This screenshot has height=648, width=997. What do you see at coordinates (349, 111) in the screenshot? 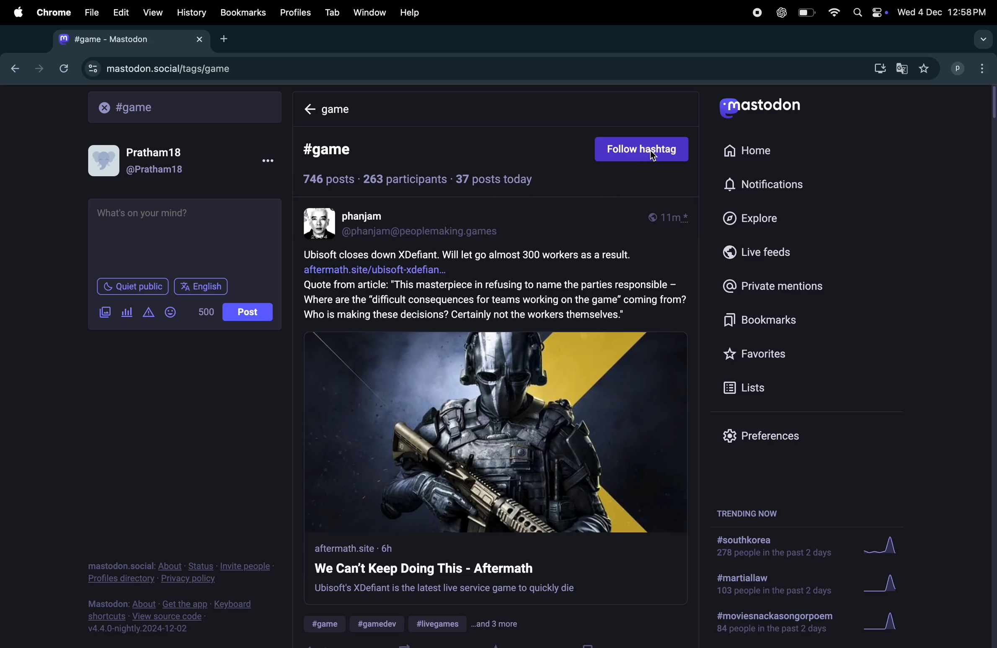
I see `game` at bounding box center [349, 111].